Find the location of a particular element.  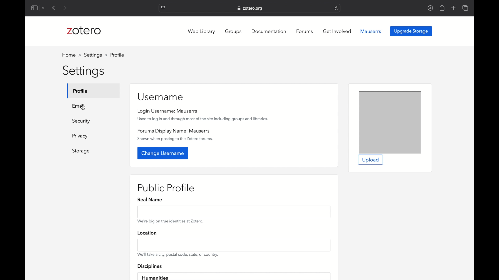

web library is located at coordinates (201, 32).